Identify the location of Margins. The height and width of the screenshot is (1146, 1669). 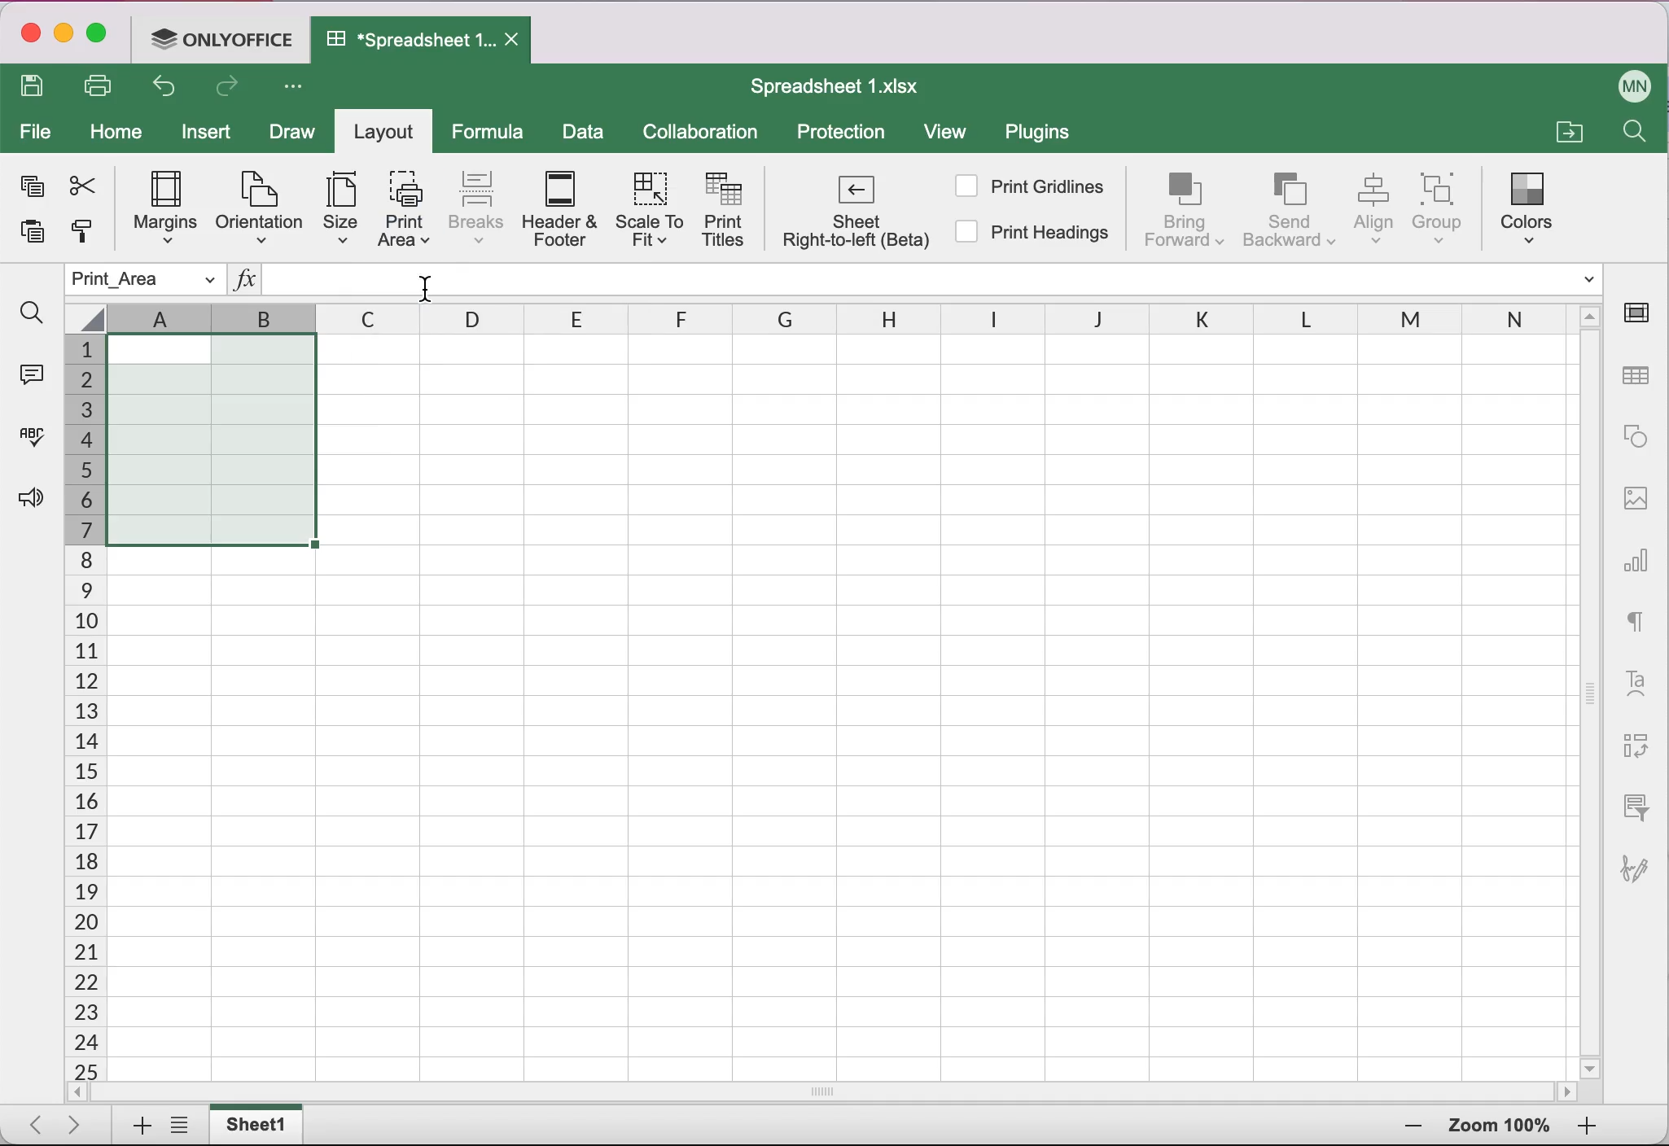
(157, 210).